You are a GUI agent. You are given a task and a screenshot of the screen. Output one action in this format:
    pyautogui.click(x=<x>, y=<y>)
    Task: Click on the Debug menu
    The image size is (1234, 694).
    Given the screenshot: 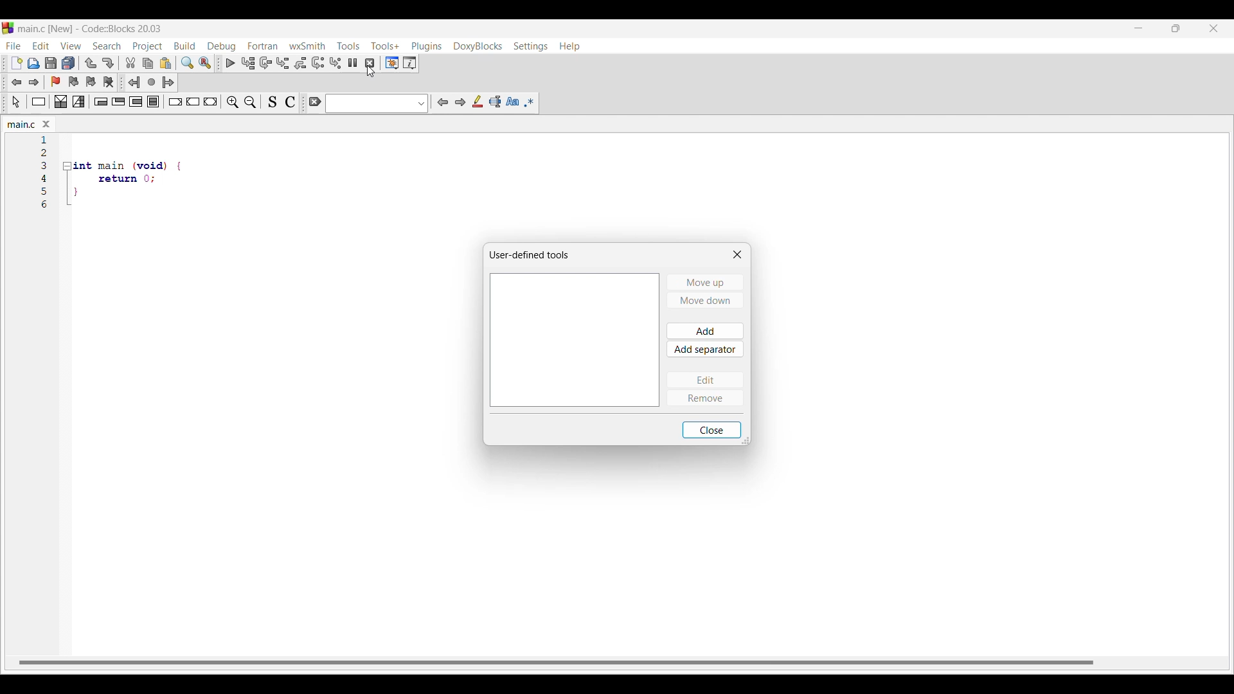 What is the action you would take?
    pyautogui.click(x=222, y=46)
    